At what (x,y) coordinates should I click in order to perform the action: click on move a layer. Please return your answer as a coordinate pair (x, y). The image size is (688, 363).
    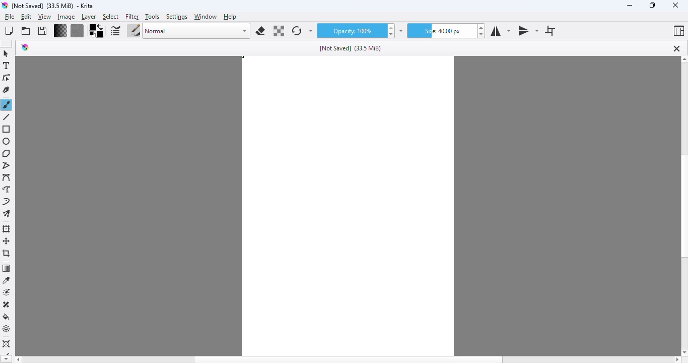
    Looking at the image, I should click on (7, 241).